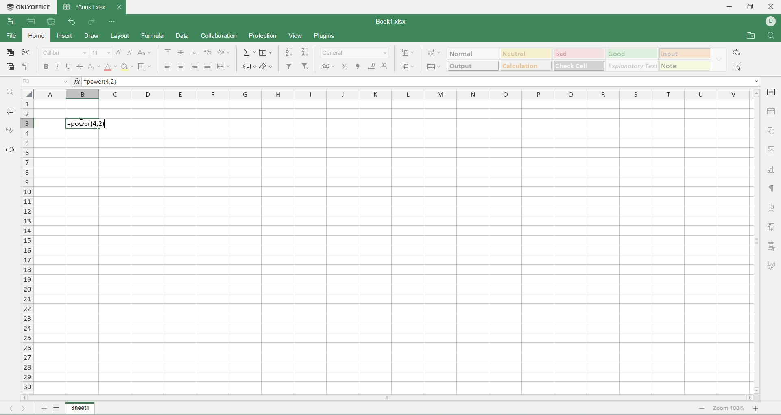 The width and height of the screenshot is (781, 415). I want to click on signature settings, so click(772, 265).